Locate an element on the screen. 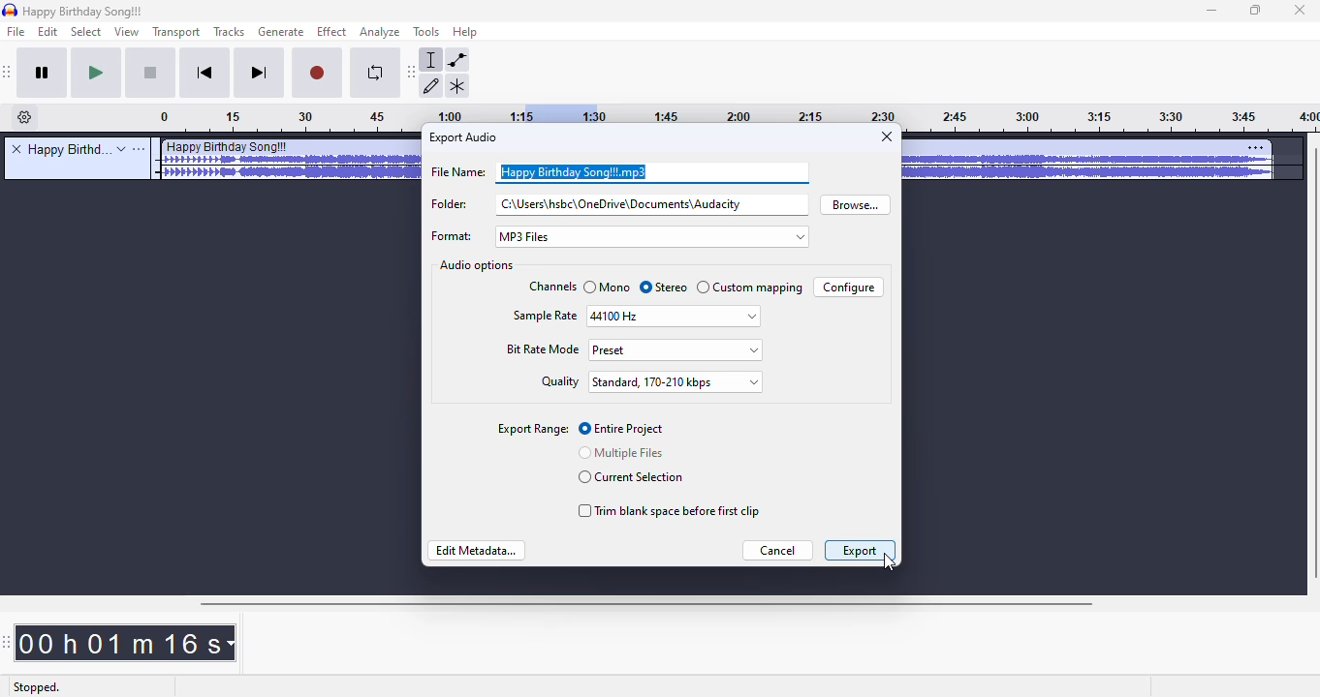 This screenshot has height=697, width=1320. play is located at coordinates (97, 74).